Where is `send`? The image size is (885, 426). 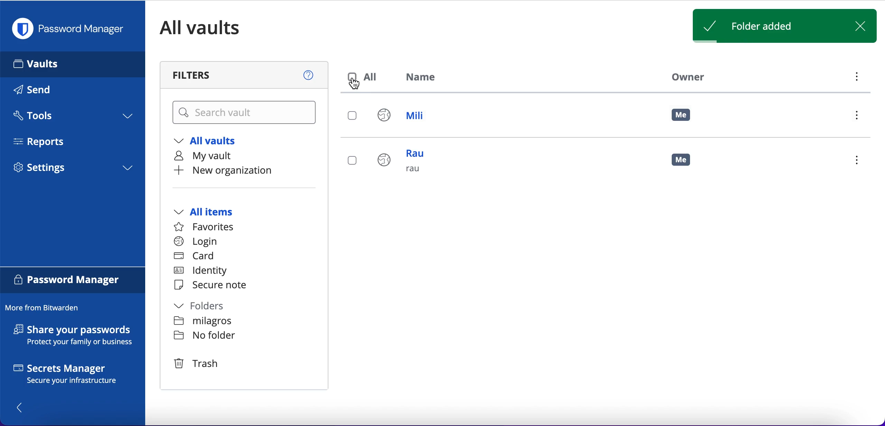 send is located at coordinates (42, 91).